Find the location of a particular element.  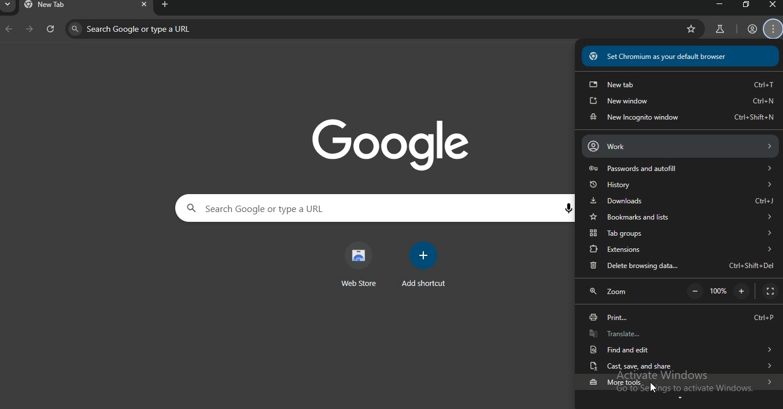

cast save and share is located at coordinates (679, 367).